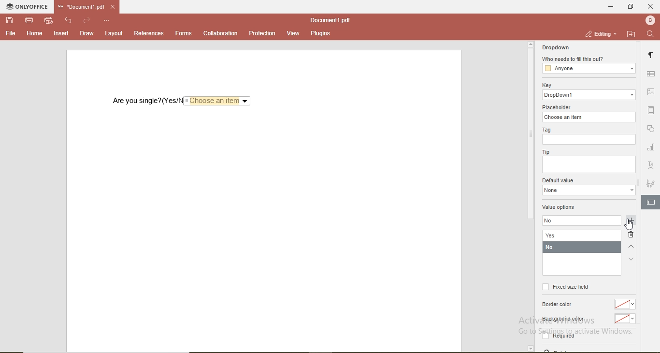 The width and height of the screenshot is (660, 353). What do you see at coordinates (650, 74) in the screenshot?
I see `table` at bounding box center [650, 74].